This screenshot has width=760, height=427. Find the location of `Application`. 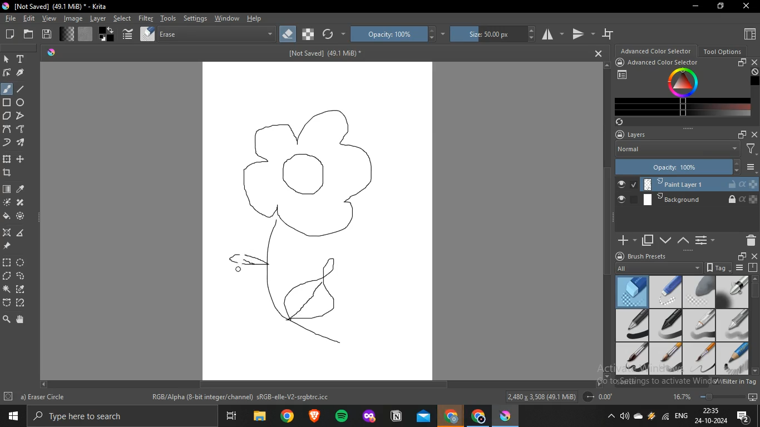

Application is located at coordinates (315, 415).